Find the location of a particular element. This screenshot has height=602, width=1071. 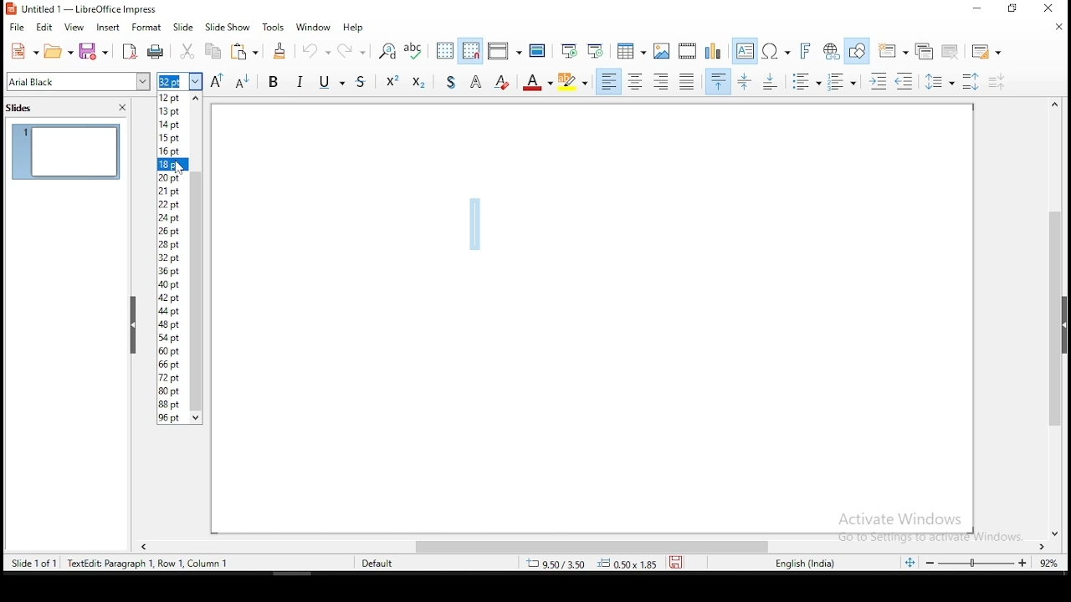

Increase font size is located at coordinates (216, 81).